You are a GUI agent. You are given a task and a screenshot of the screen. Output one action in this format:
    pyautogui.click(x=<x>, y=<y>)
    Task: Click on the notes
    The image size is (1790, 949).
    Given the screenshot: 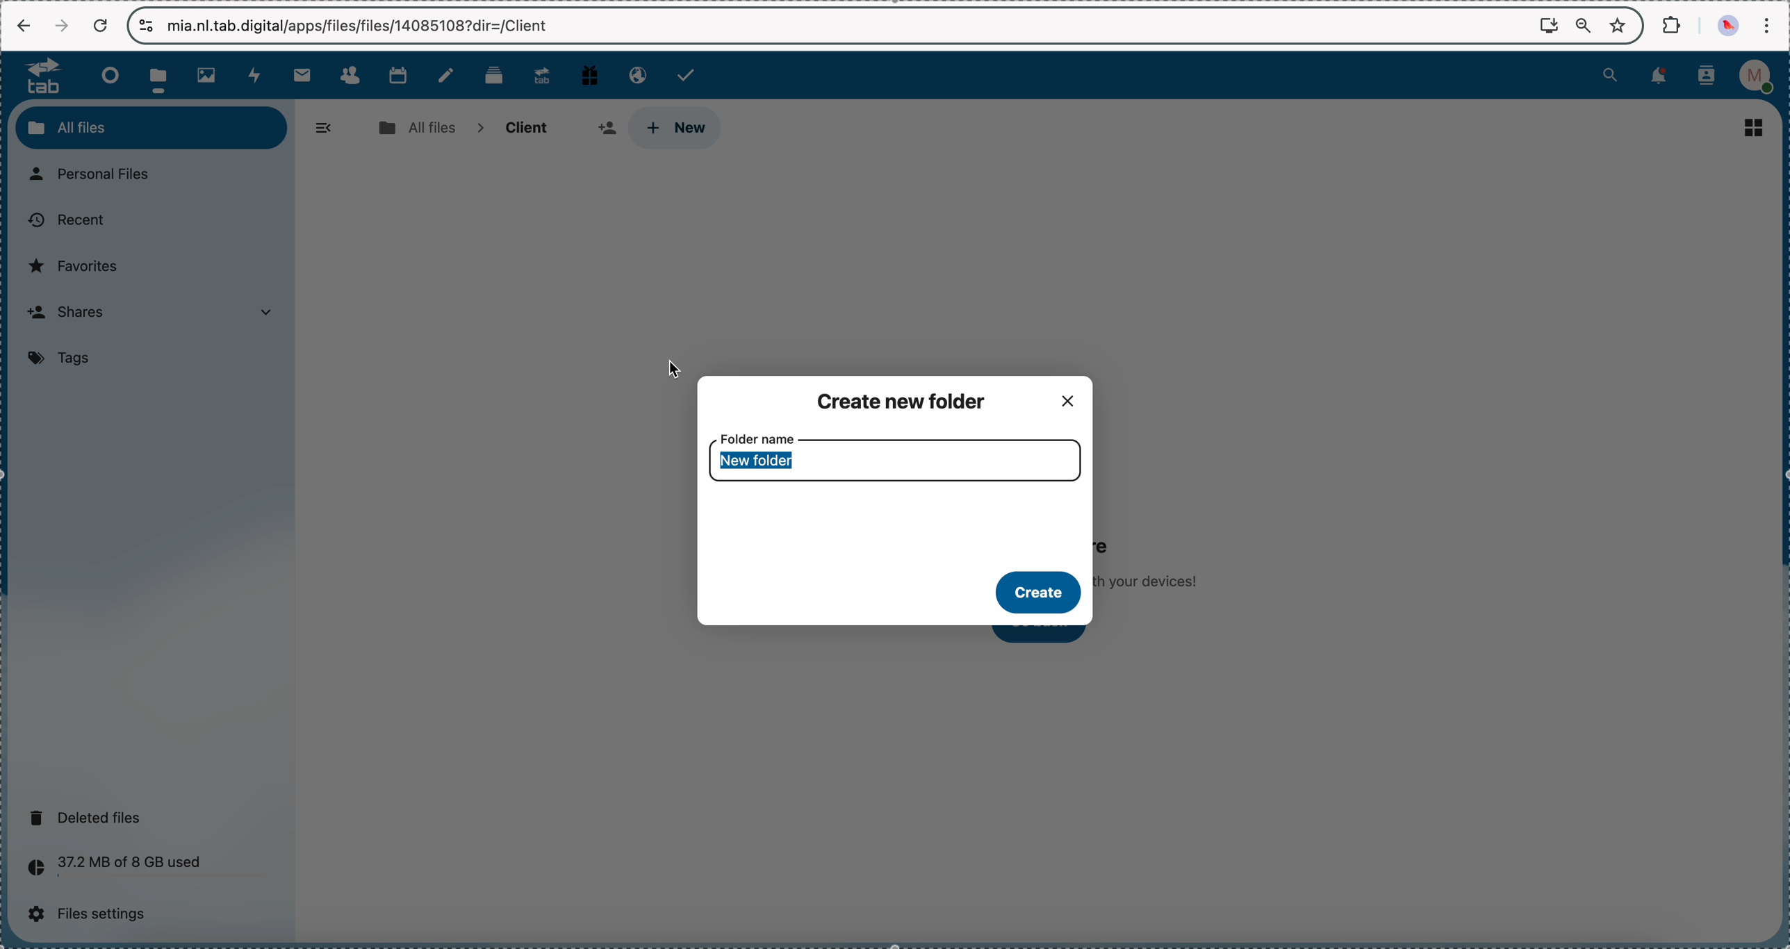 What is the action you would take?
    pyautogui.click(x=449, y=76)
    